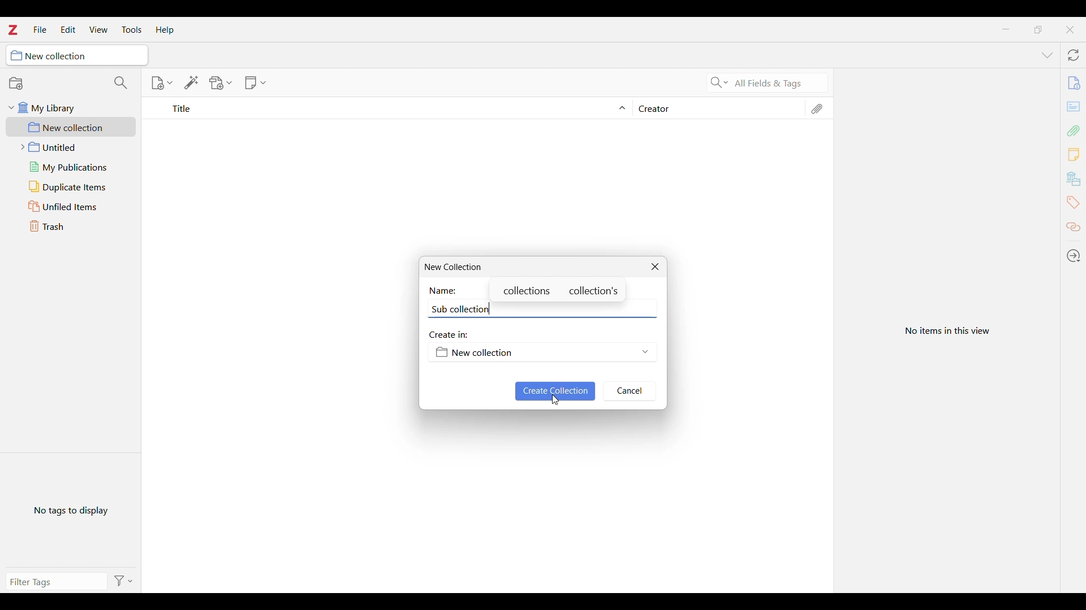 Image resolution: width=1086 pixels, height=610 pixels. Describe the element at coordinates (1073, 55) in the screenshot. I see `Sync with zotero.org` at that location.